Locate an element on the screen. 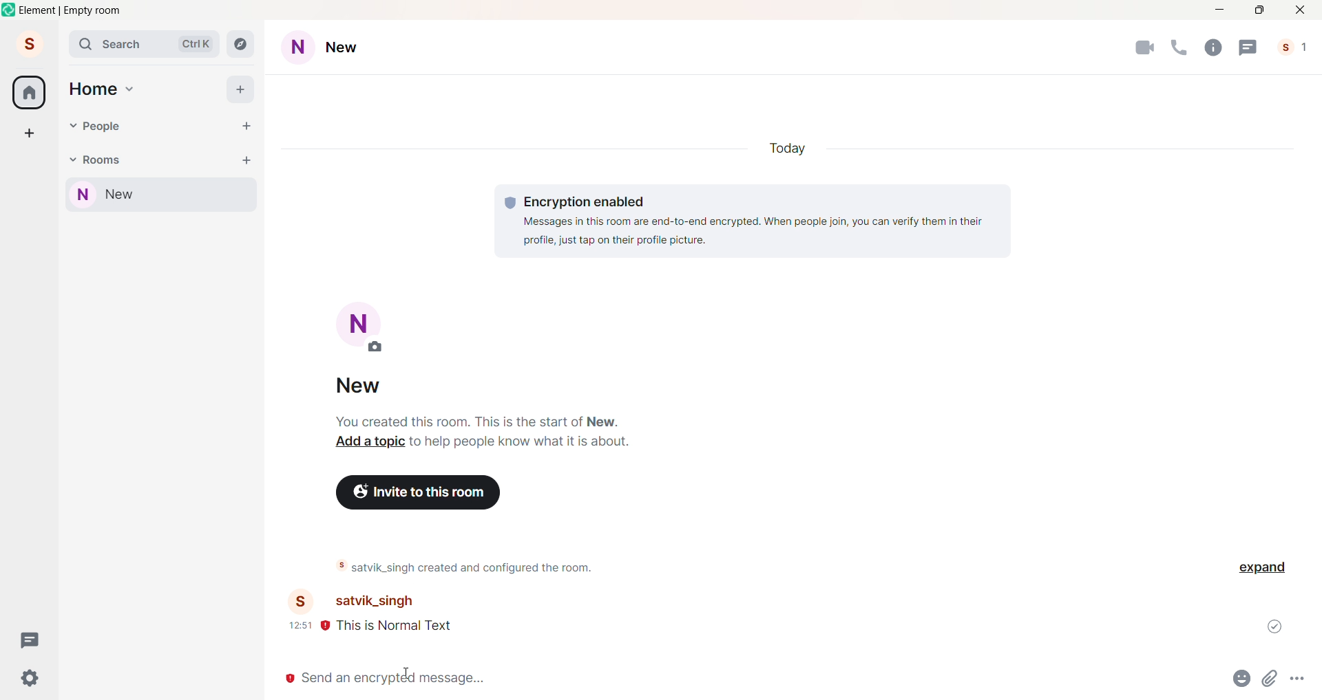 Image resolution: width=1322 pixels, height=700 pixels. Close is located at coordinates (1301, 10).